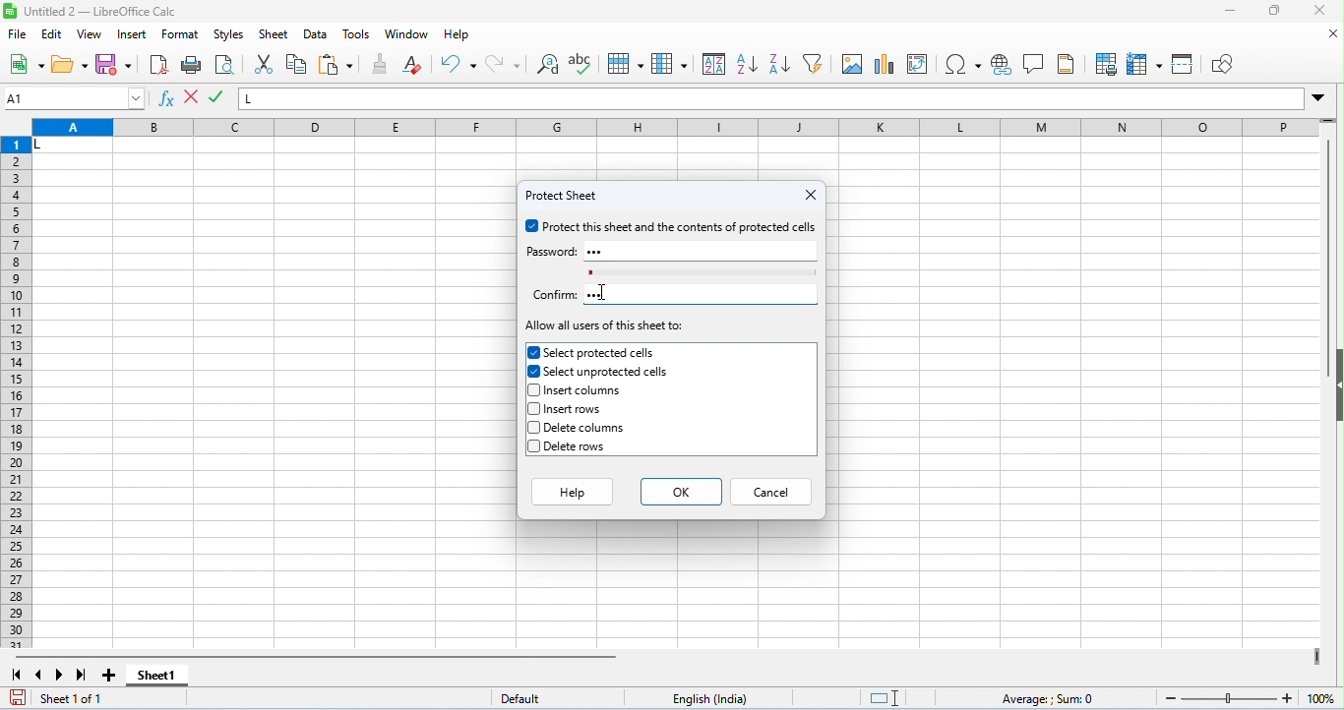 The image size is (1344, 710). Describe the element at coordinates (1246, 696) in the screenshot. I see `zoom` at that location.